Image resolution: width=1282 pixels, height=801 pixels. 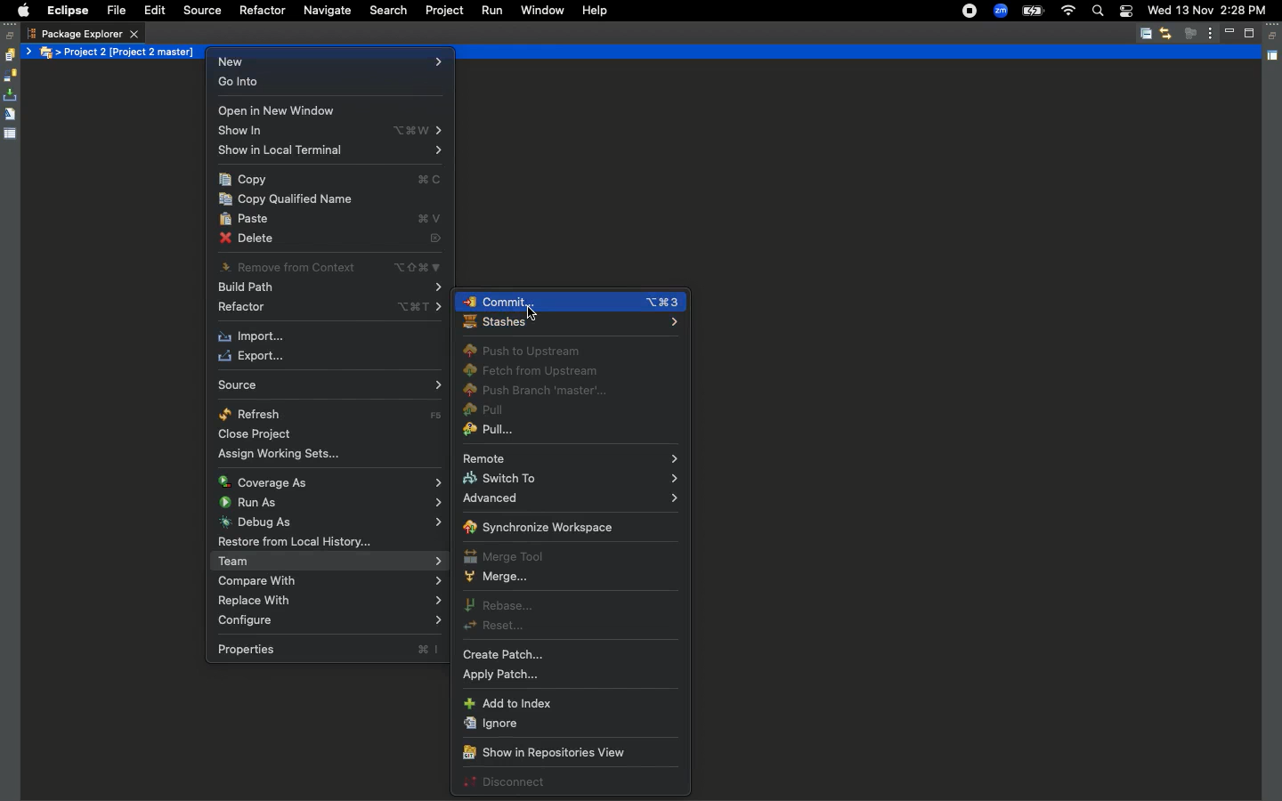 I want to click on Delete, so click(x=336, y=238).